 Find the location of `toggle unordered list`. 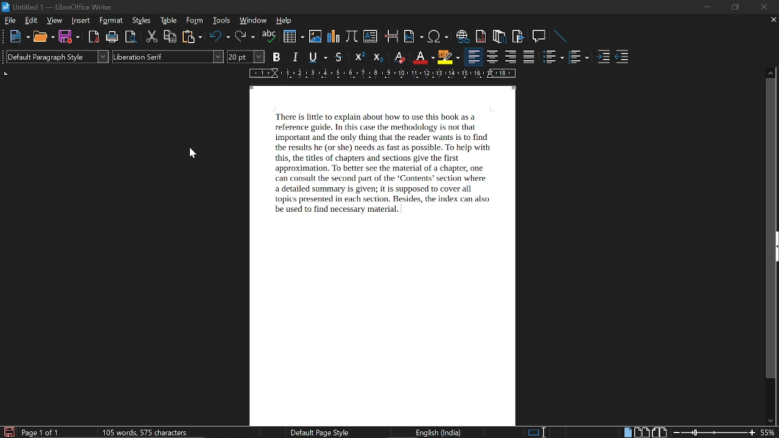

toggle unordered list is located at coordinates (578, 57).